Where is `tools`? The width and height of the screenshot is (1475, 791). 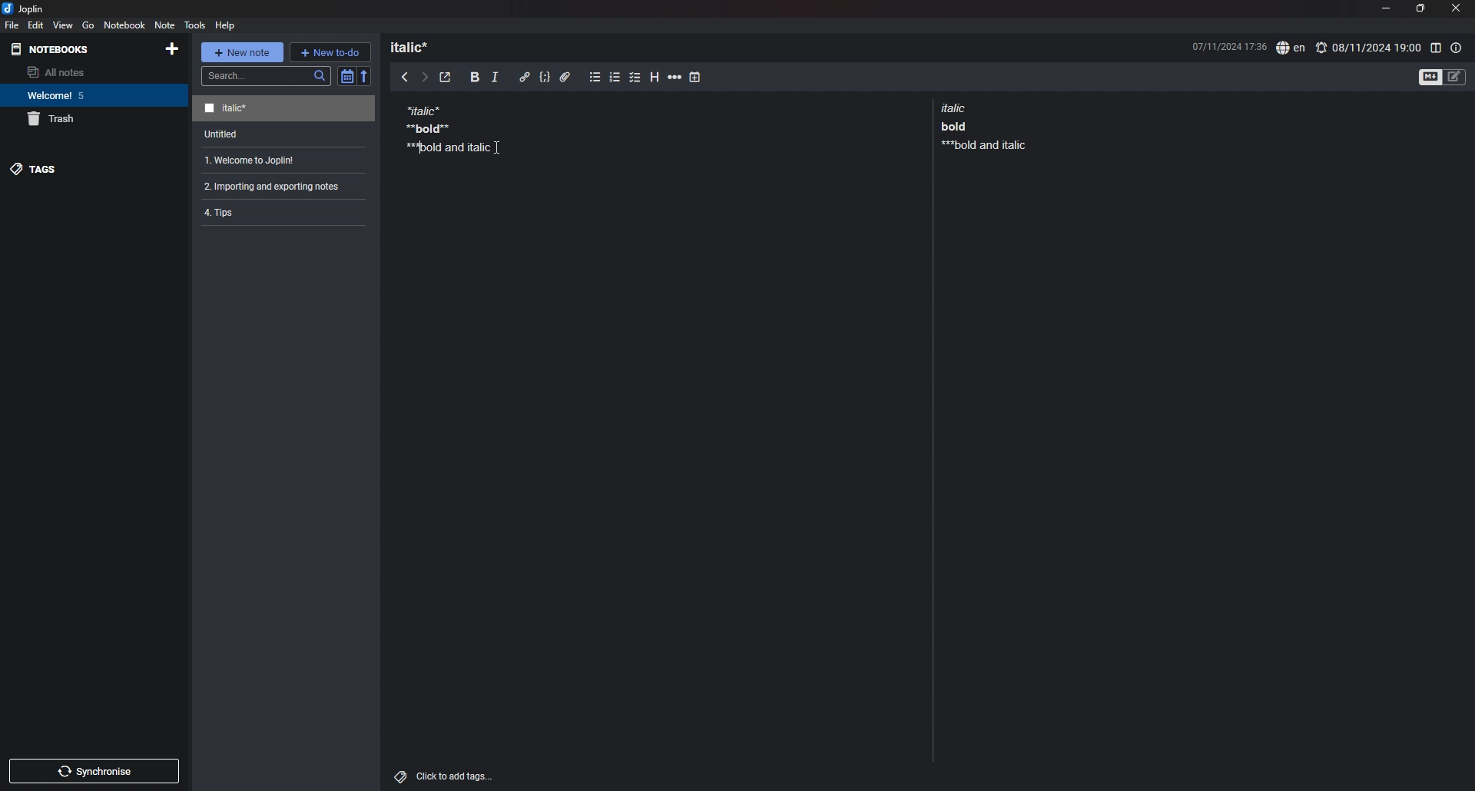 tools is located at coordinates (195, 25).